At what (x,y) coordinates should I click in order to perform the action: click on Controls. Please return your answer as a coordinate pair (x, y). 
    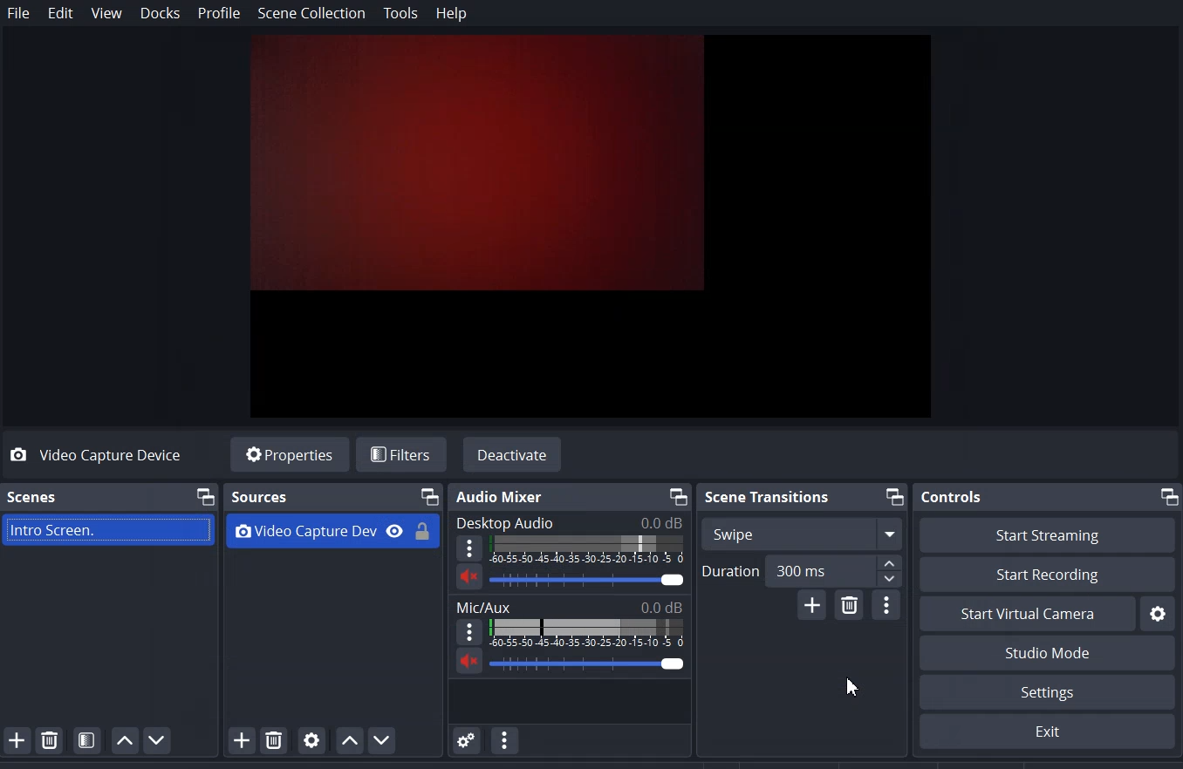
    Looking at the image, I should click on (952, 496).